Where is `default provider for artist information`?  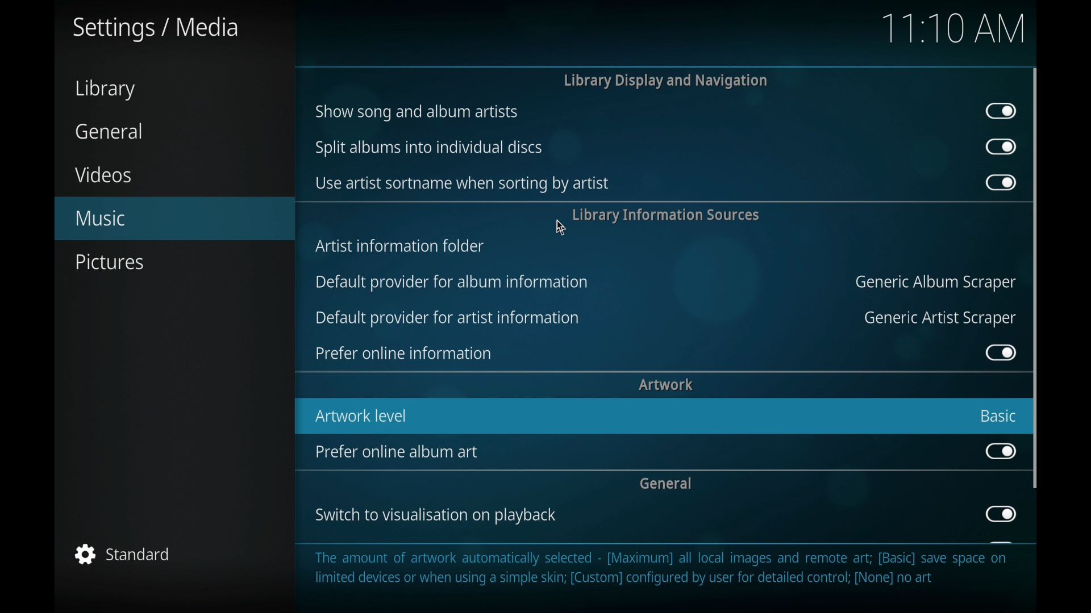
default provider for artist information is located at coordinates (447, 318).